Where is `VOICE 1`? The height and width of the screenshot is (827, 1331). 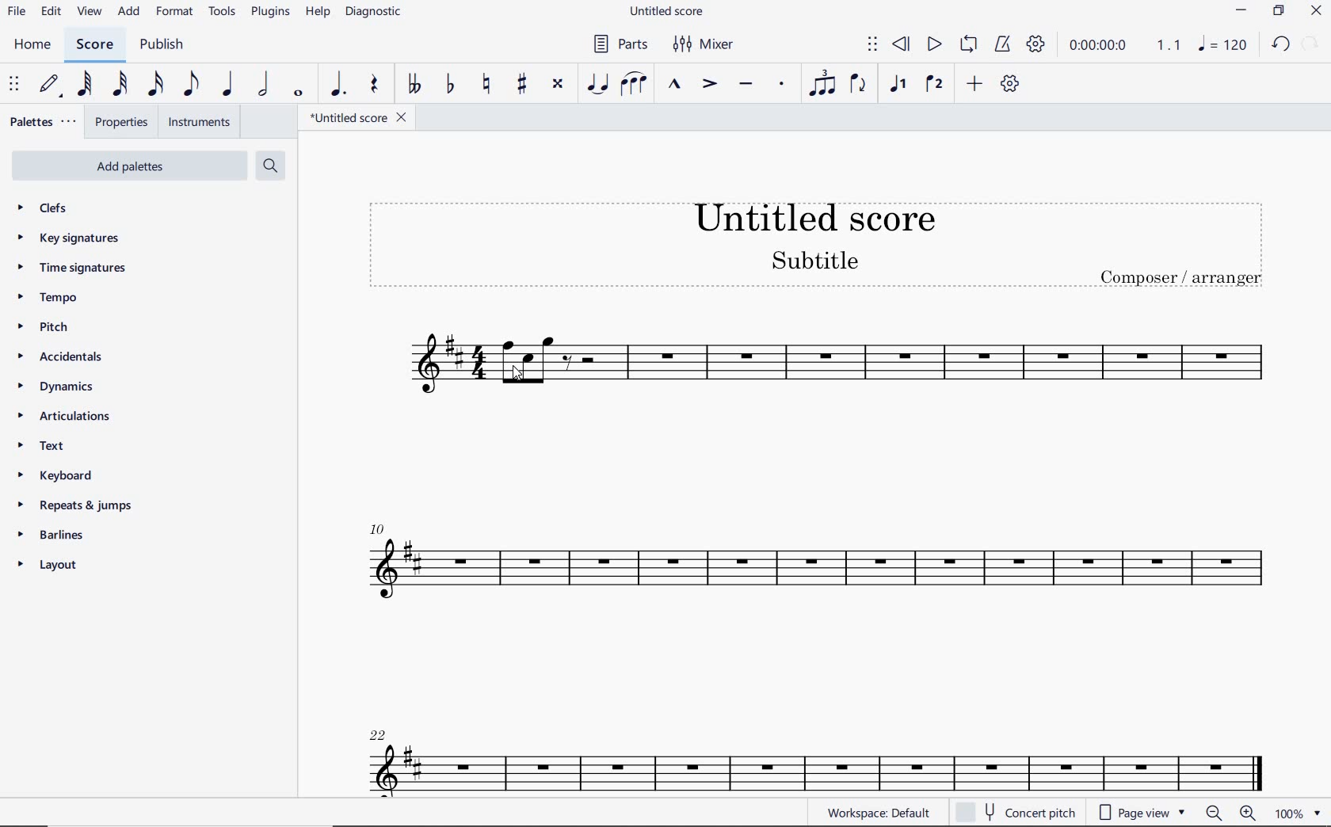 VOICE 1 is located at coordinates (898, 85).